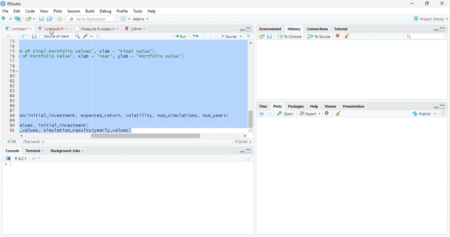 The image size is (450, 237). Describe the element at coordinates (425, 36) in the screenshot. I see `Search` at that location.